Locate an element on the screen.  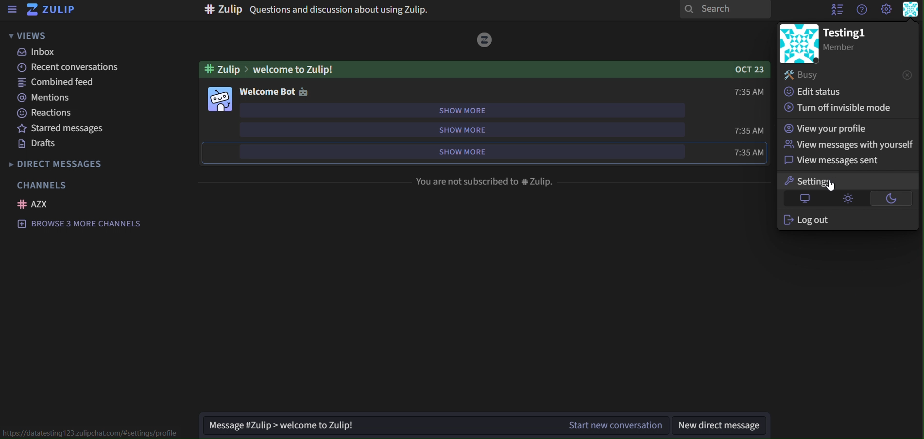
channels is located at coordinates (43, 186).